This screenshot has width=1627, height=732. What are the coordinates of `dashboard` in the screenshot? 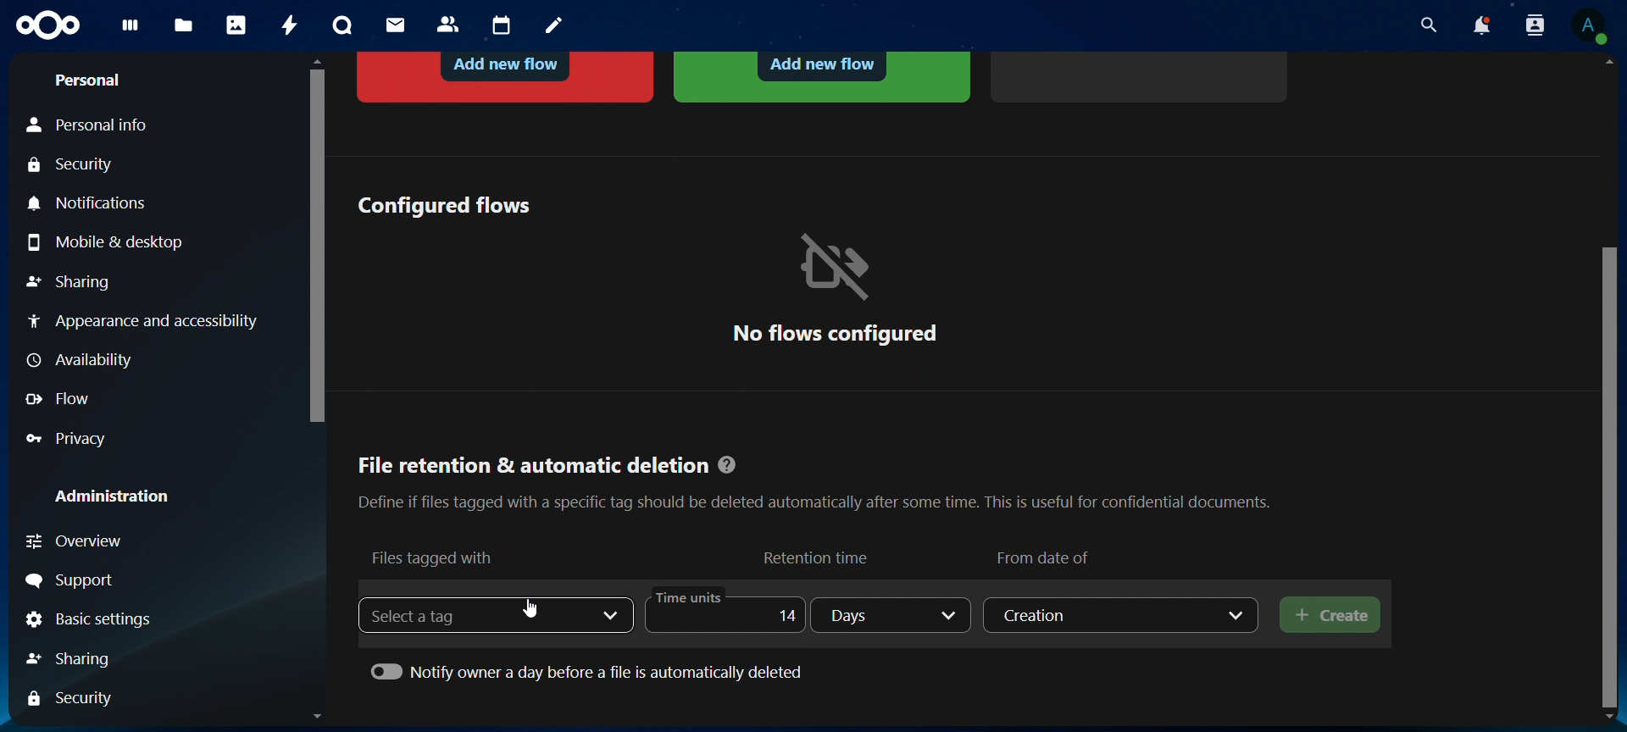 It's located at (131, 30).